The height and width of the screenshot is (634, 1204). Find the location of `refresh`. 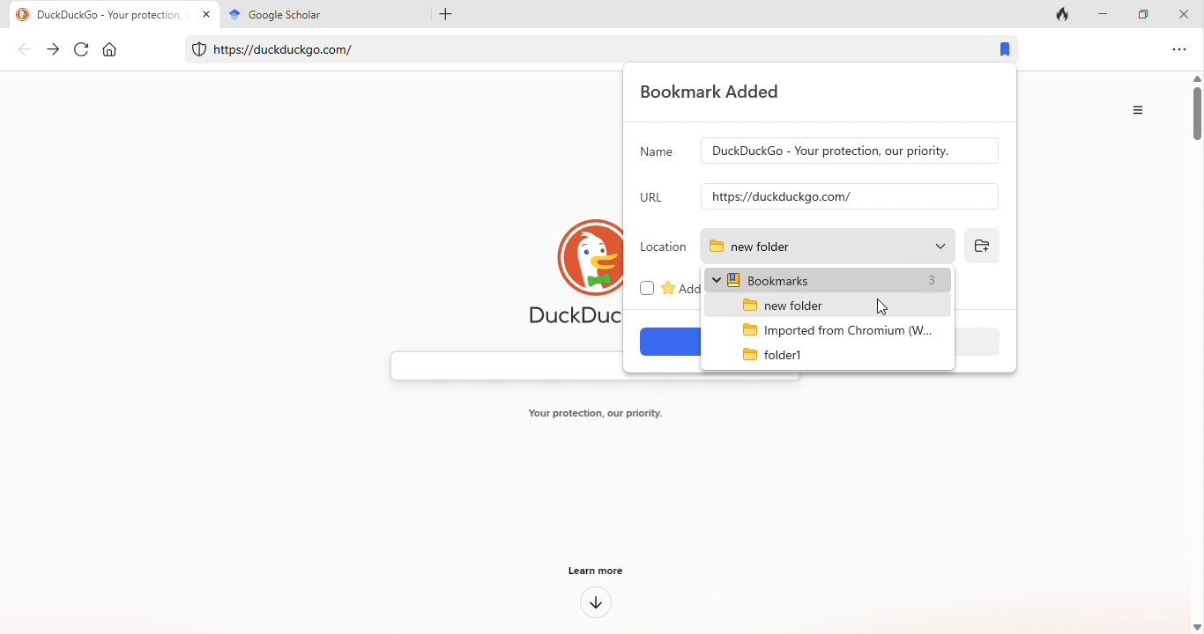

refresh is located at coordinates (83, 50).